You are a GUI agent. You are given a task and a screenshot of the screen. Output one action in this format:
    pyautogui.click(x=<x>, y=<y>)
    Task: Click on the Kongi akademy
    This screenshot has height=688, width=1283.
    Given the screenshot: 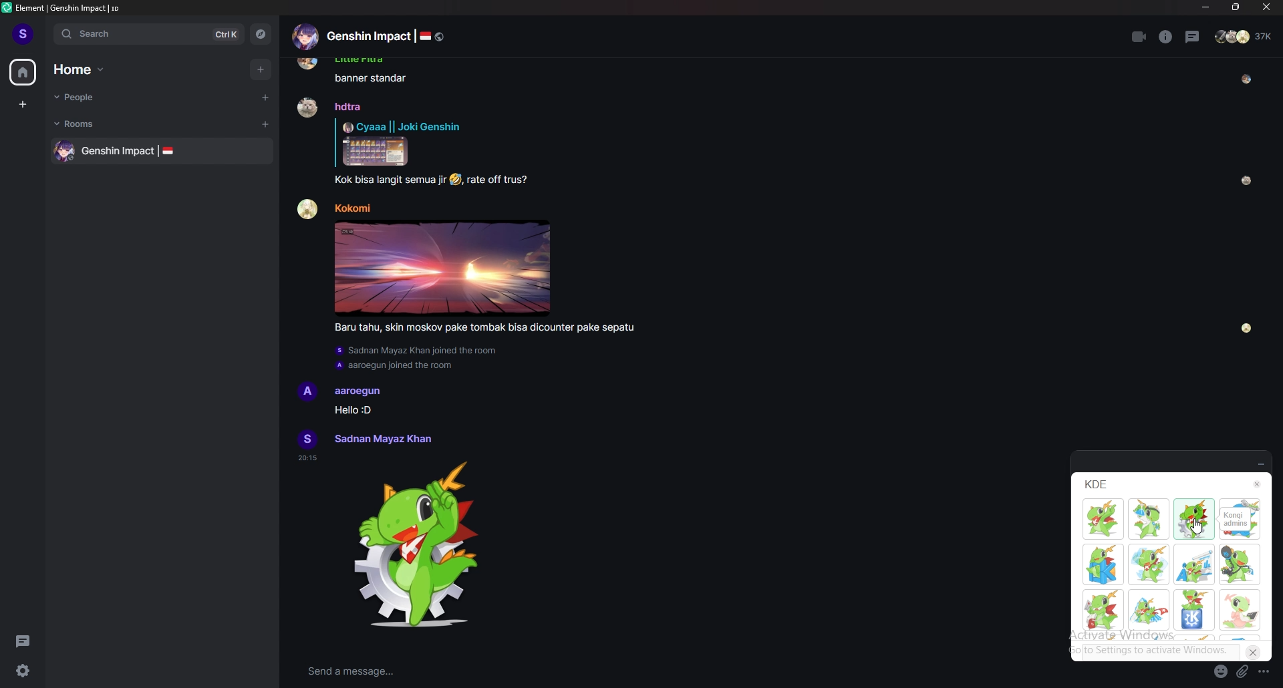 What is the action you would take?
    pyautogui.click(x=1194, y=564)
    